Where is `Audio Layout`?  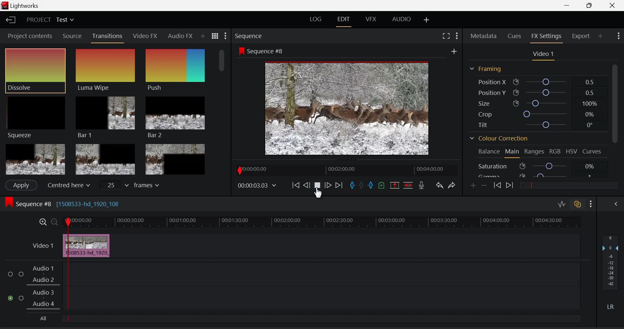 Audio Layout is located at coordinates (400, 20).